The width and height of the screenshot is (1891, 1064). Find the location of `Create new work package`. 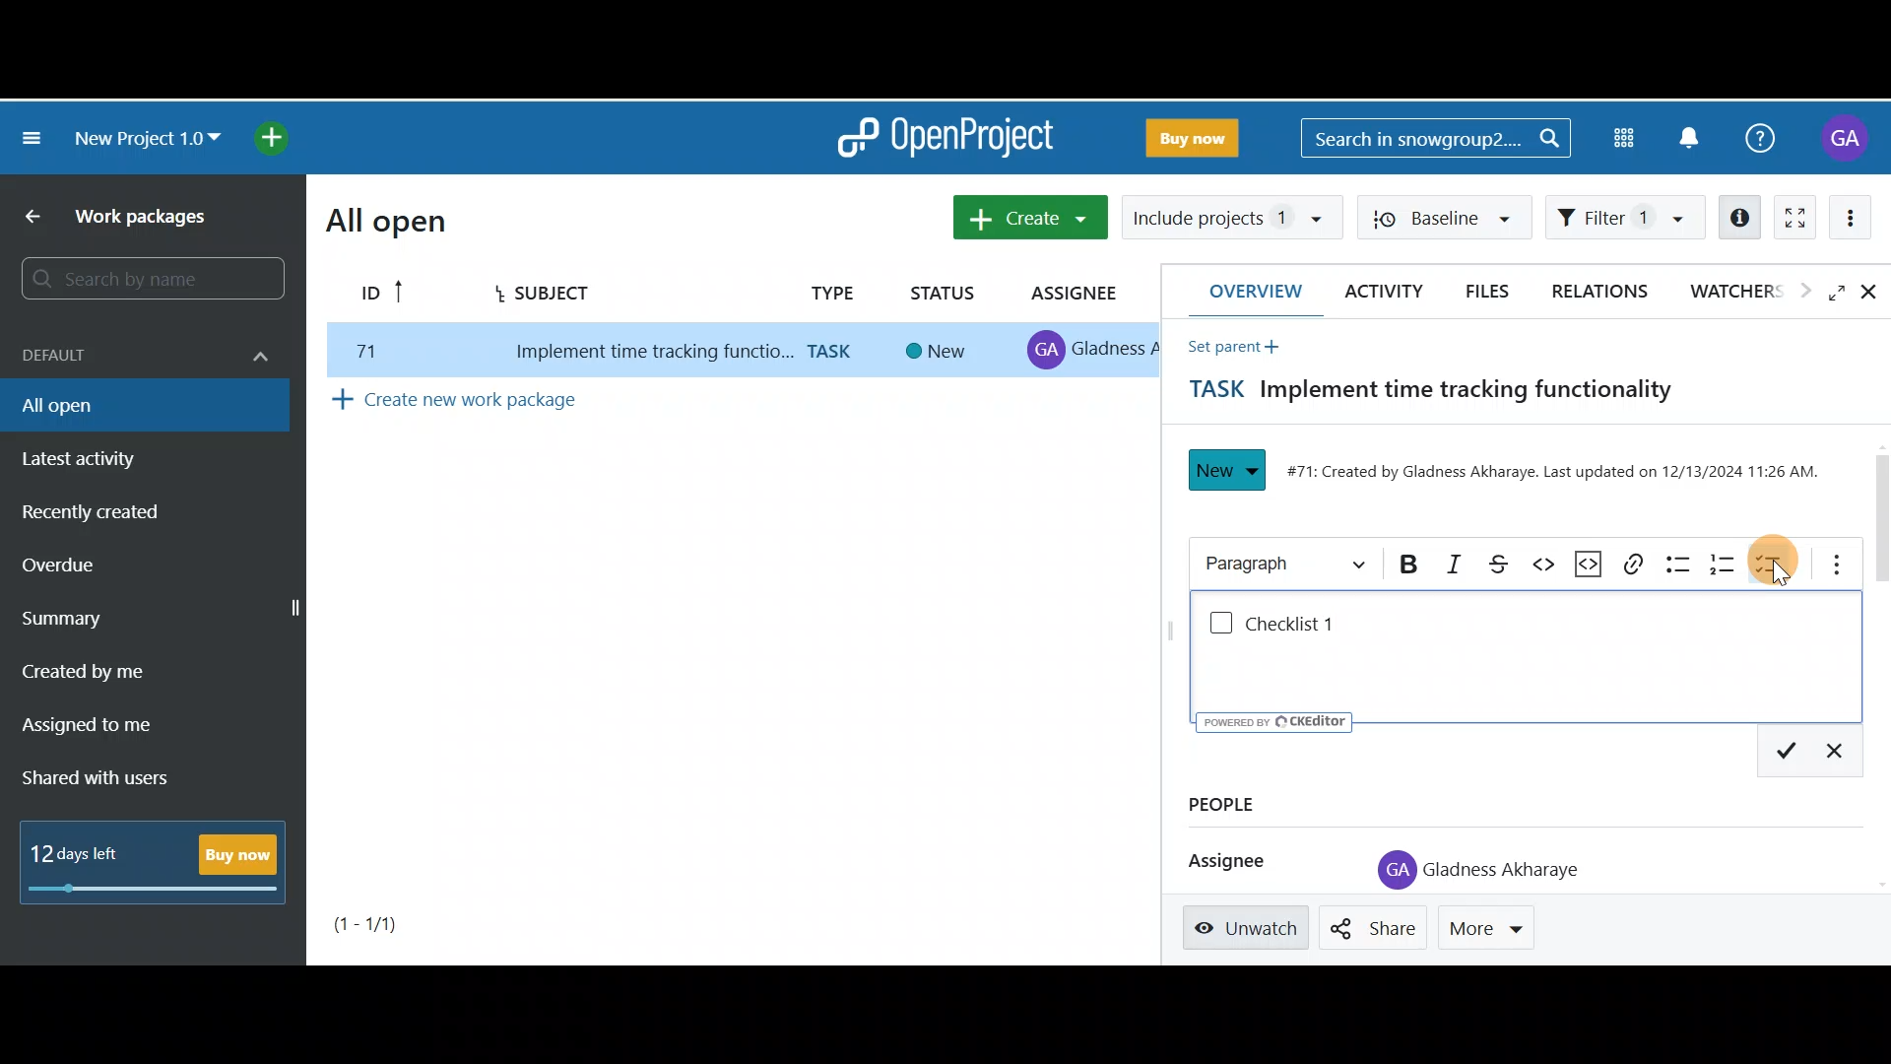

Create new work package is located at coordinates (506, 404).